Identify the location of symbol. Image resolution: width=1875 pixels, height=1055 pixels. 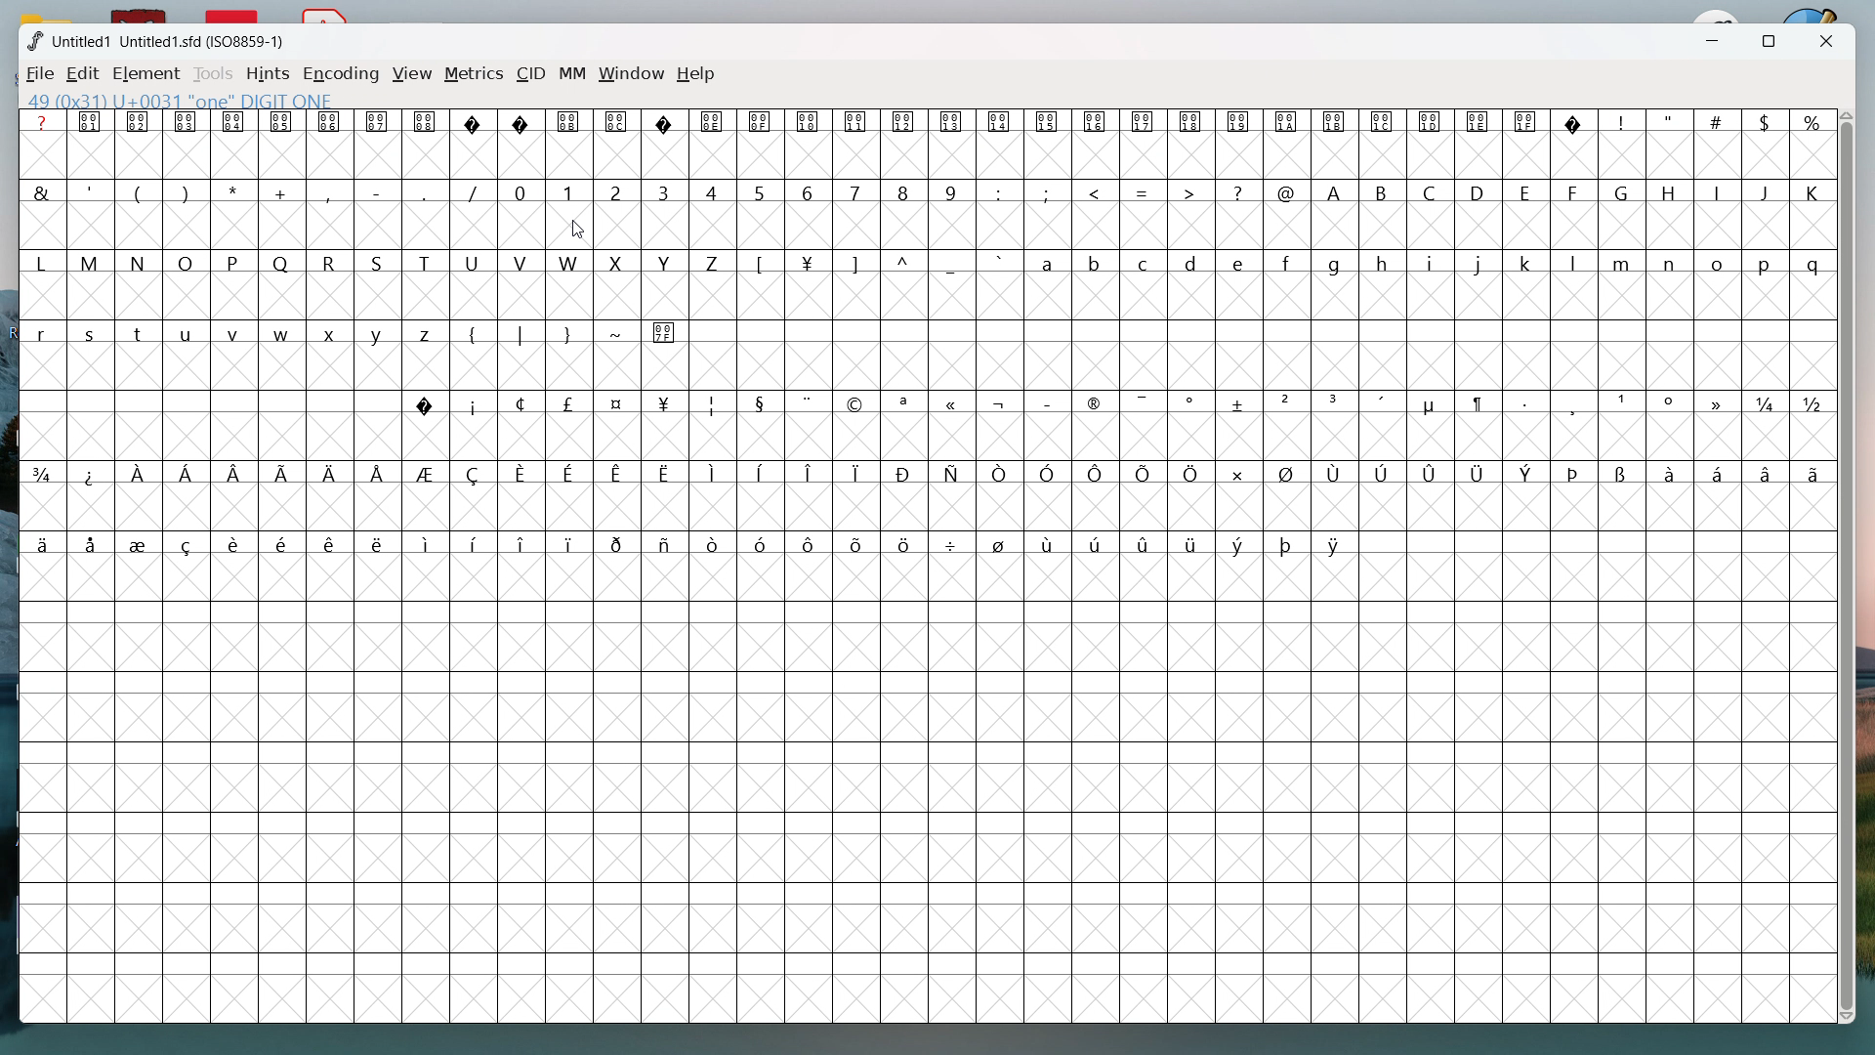
(952, 122).